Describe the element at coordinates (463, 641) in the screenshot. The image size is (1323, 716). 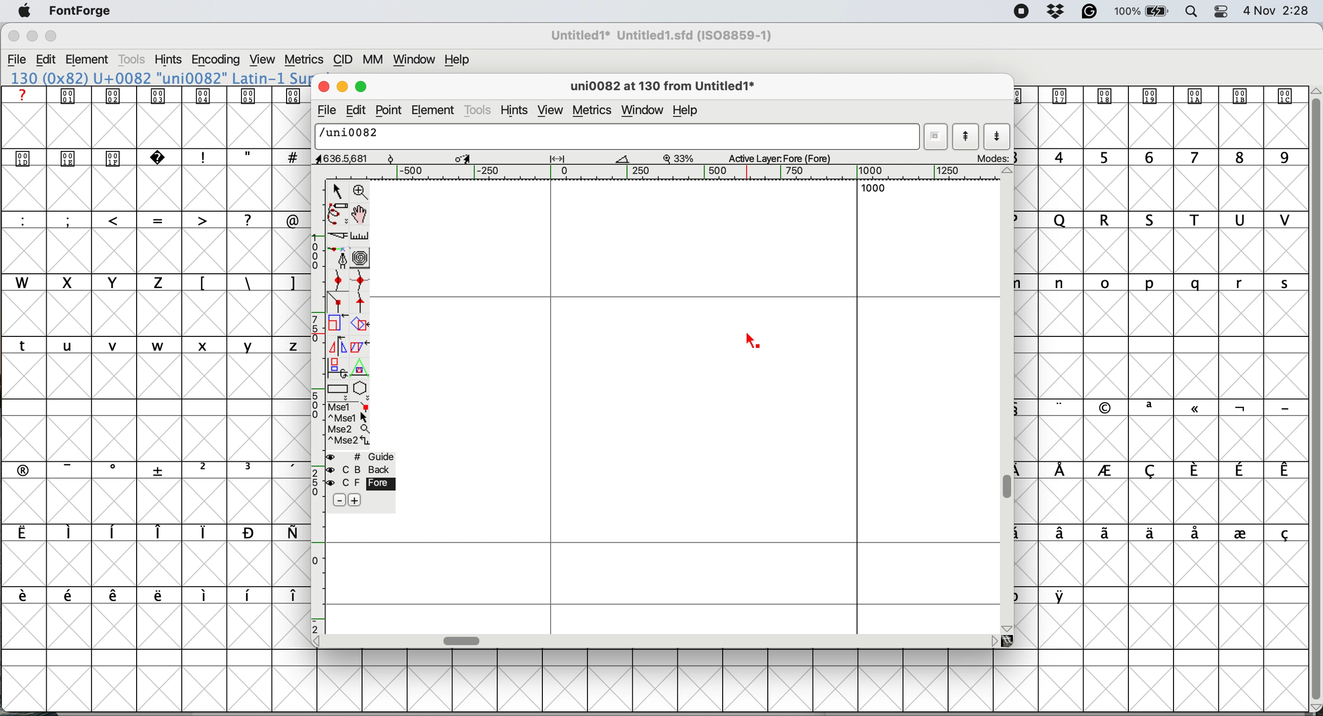
I see `horizontal scroll bar` at that location.